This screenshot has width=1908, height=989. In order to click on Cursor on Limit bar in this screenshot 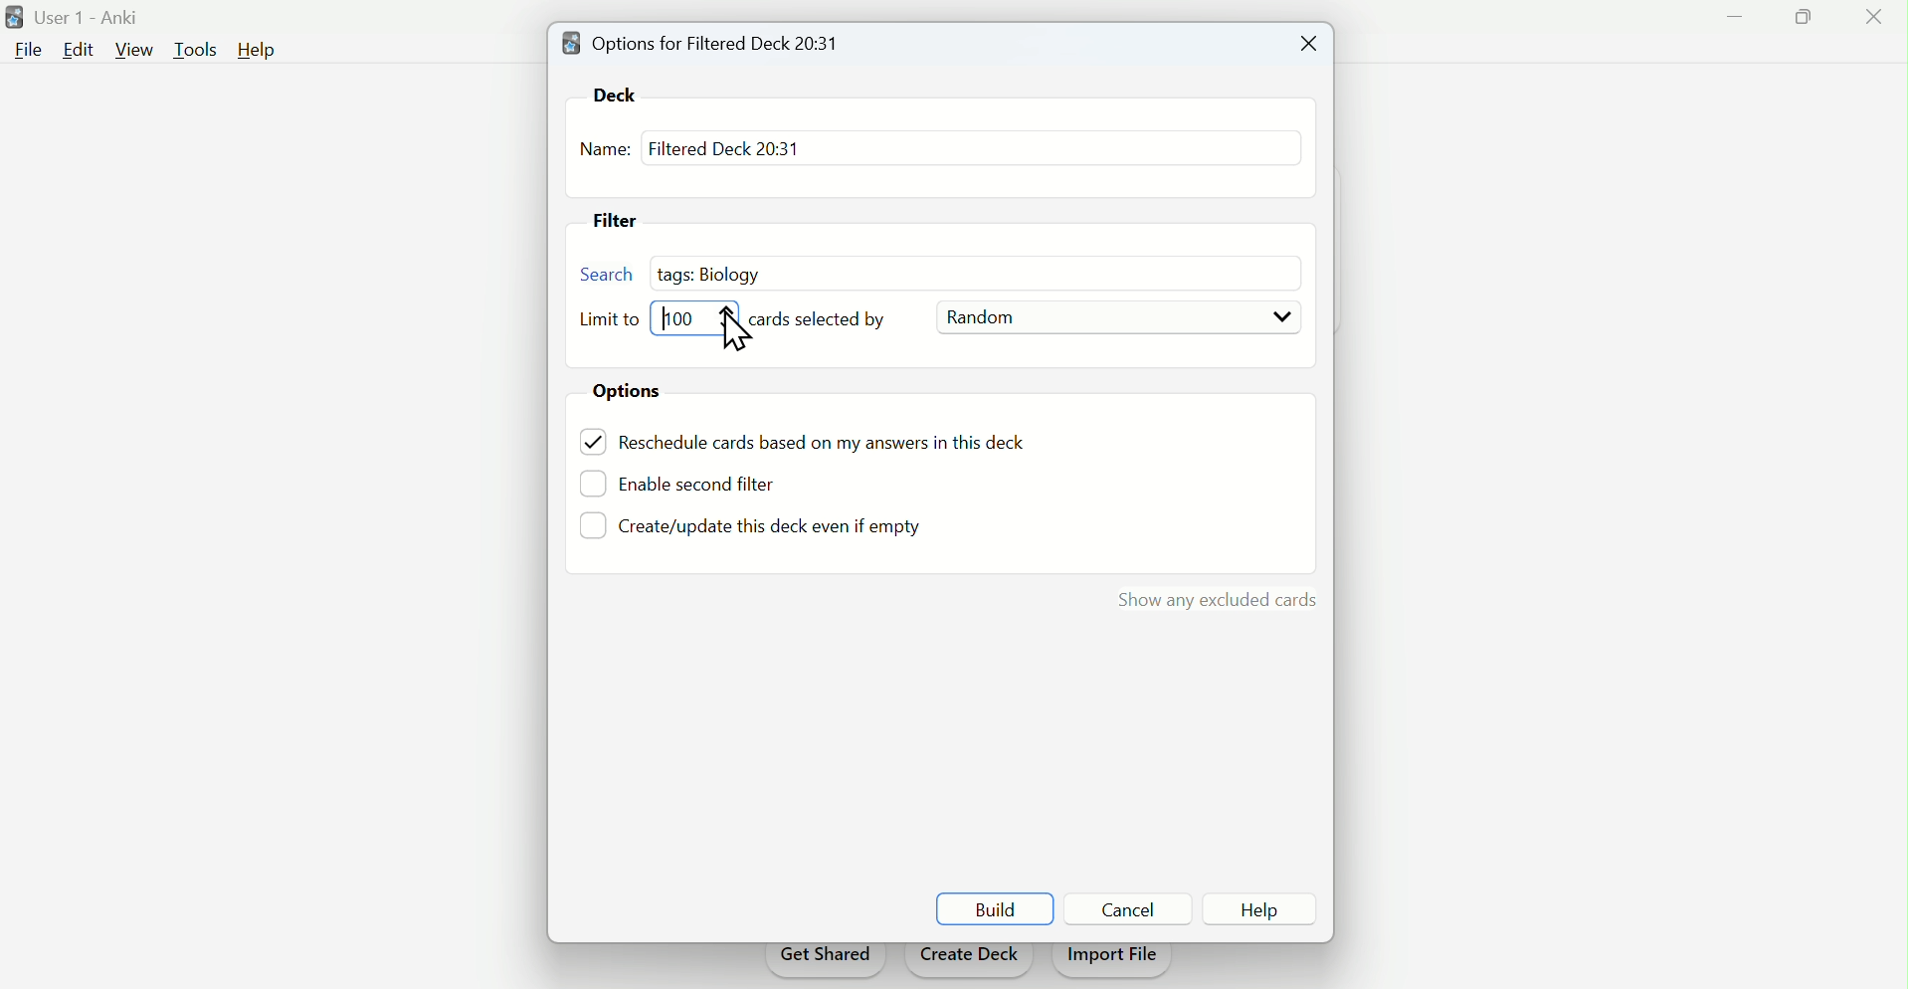, I will do `click(739, 333)`.